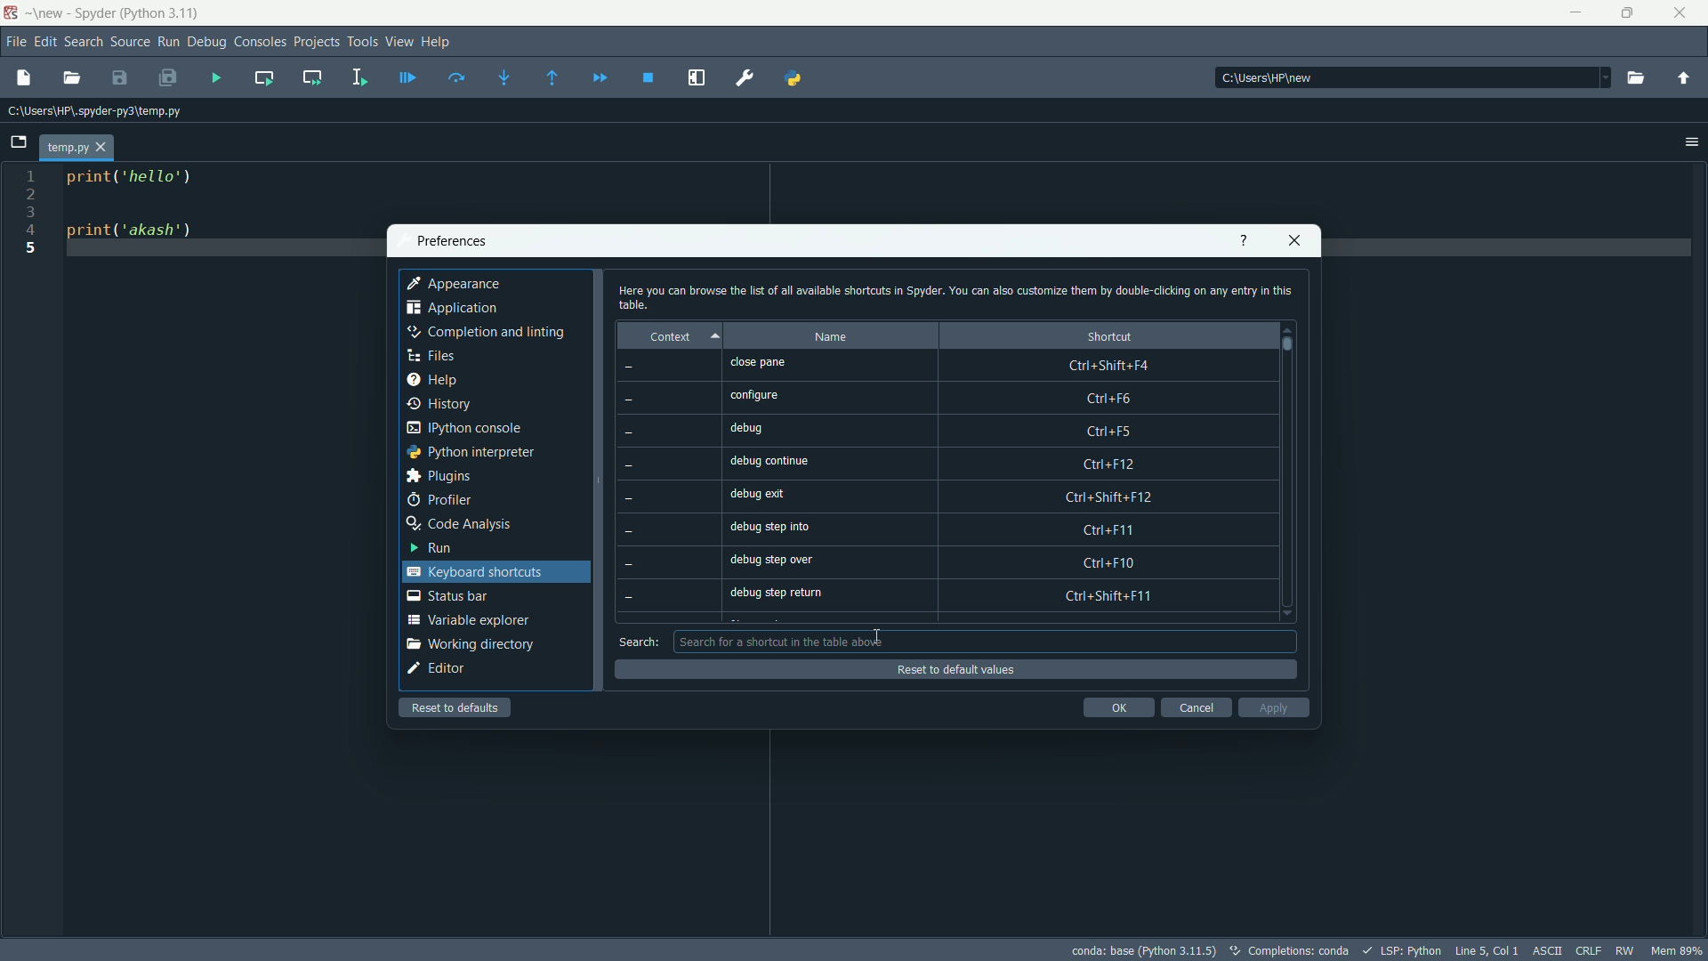 This screenshot has height=961, width=1708. I want to click on close icon, so click(1295, 242).